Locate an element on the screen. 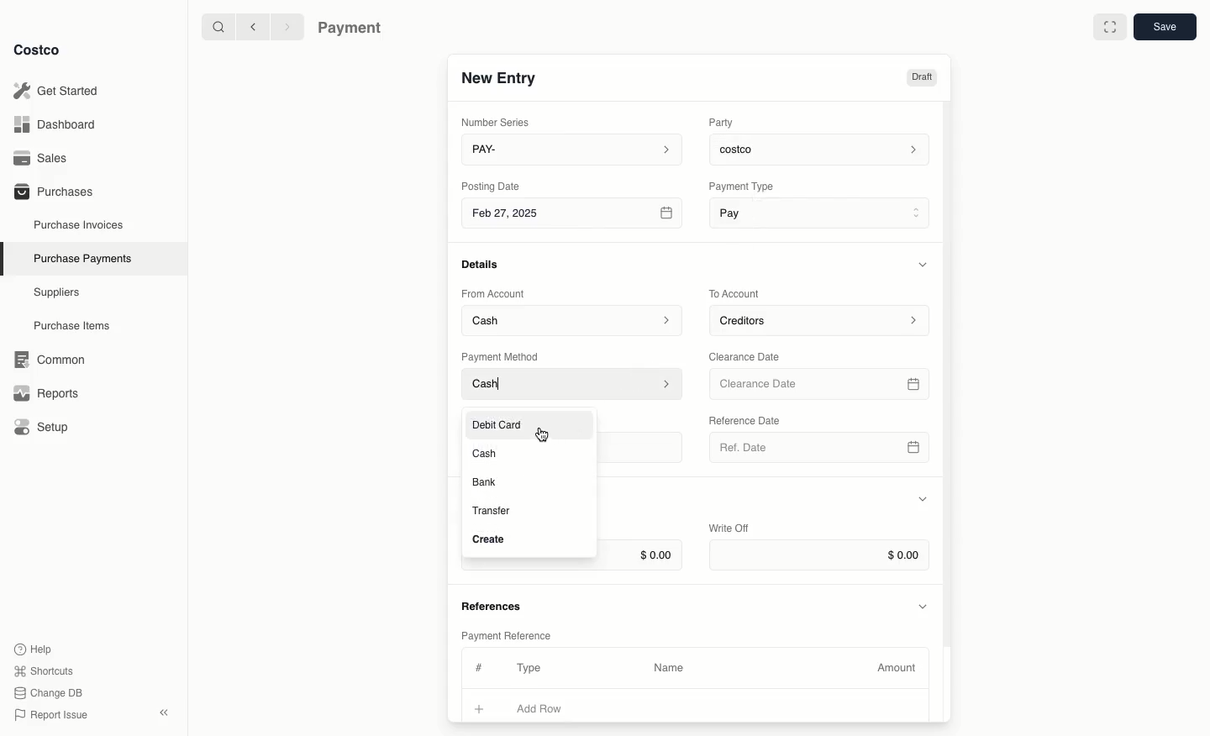  Back is located at coordinates (253, 26).